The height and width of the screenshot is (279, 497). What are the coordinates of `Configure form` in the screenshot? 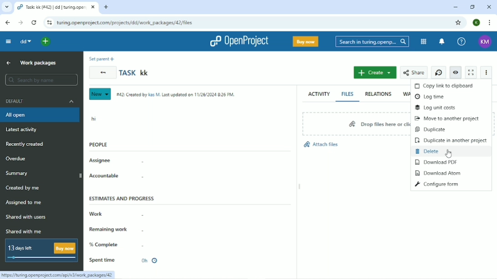 It's located at (437, 184).